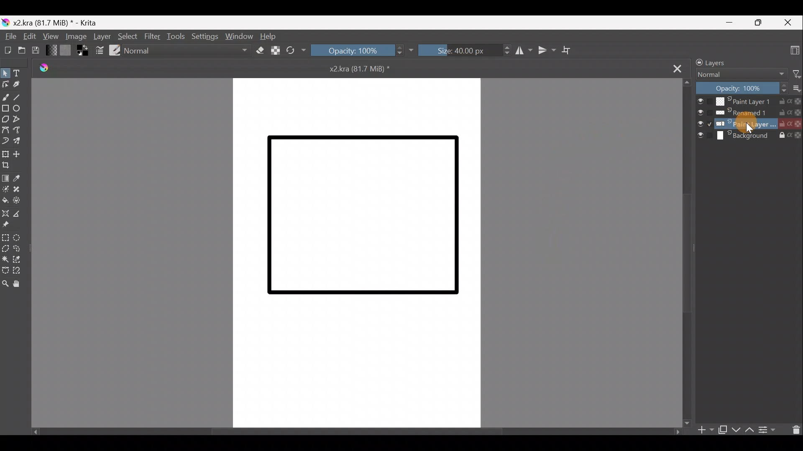  Describe the element at coordinates (66, 50) in the screenshot. I see `Fill patterns` at that location.